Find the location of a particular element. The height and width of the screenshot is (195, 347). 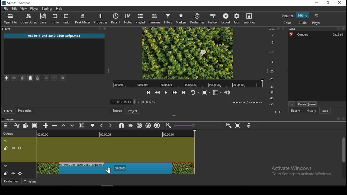

play/pause is located at coordinates (166, 92).